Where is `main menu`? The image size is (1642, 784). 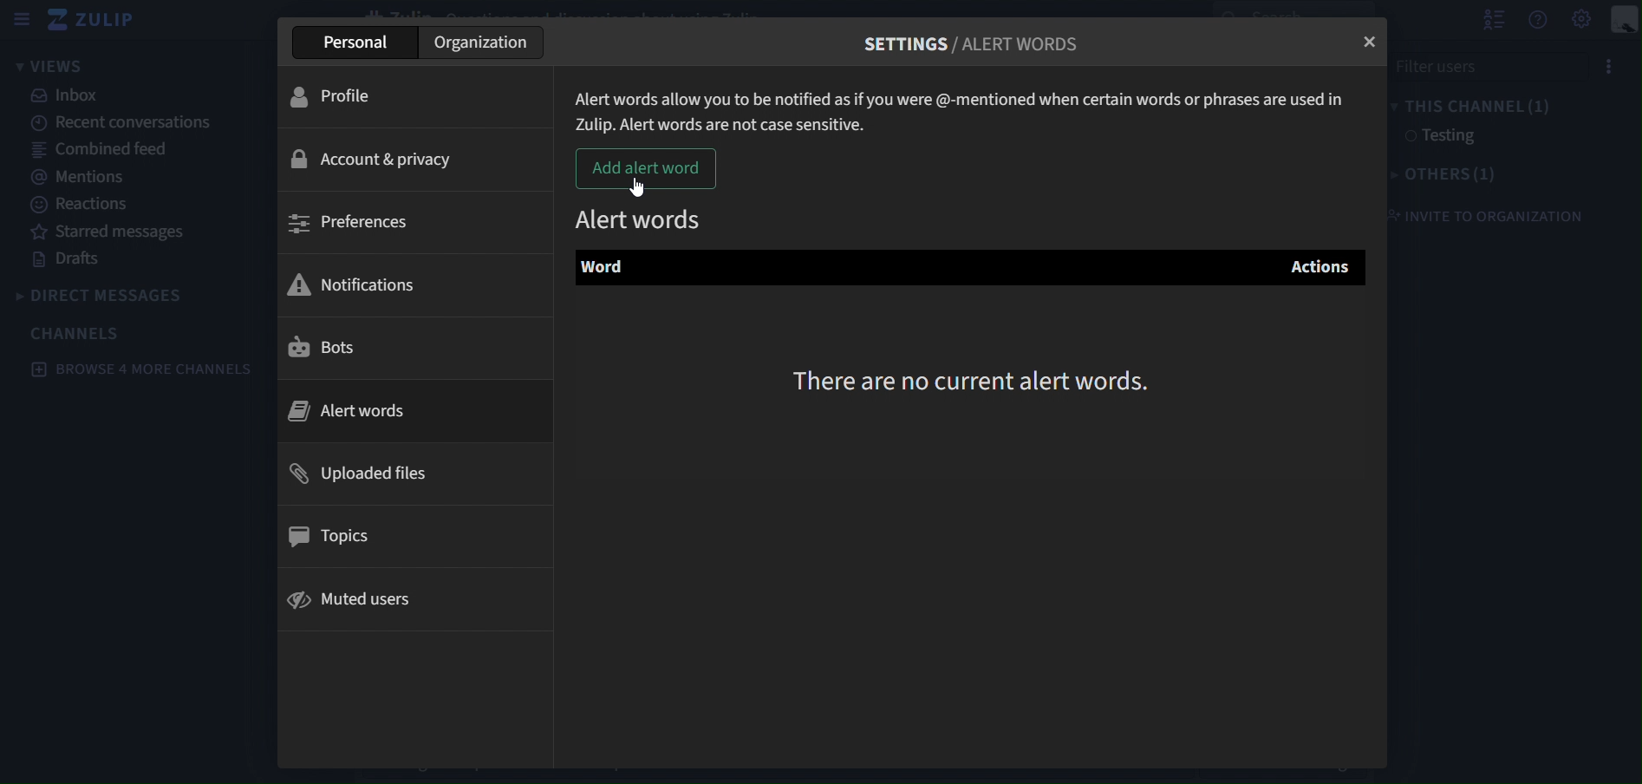
main menu is located at coordinates (1582, 20).